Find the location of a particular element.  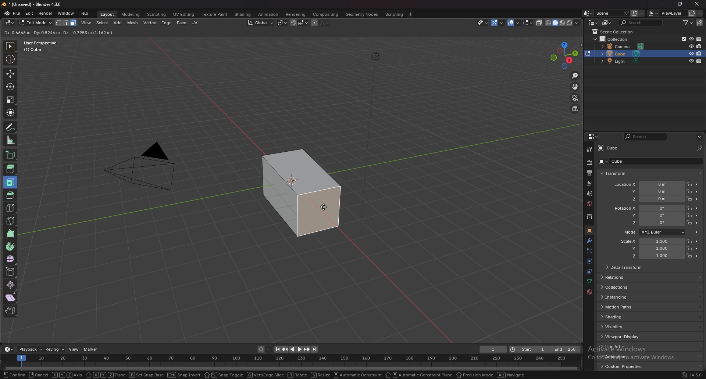

editor type is located at coordinates (593, 22).